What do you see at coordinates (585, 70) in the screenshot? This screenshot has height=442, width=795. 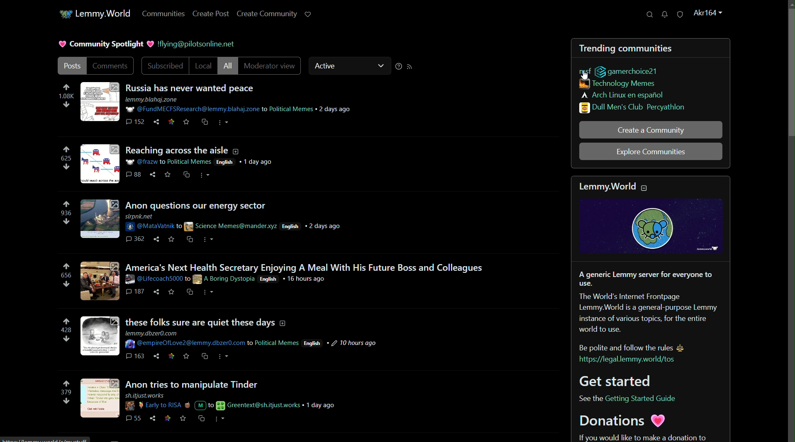 I see `msf` at bounding box center [585, 70].